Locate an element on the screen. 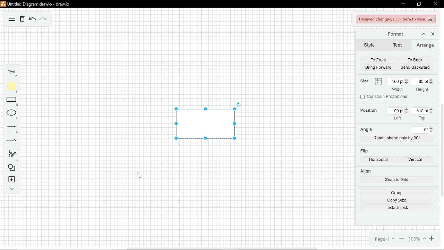 This screenshot has width=444, height=250. increase width is located at coordinates (407, 79).